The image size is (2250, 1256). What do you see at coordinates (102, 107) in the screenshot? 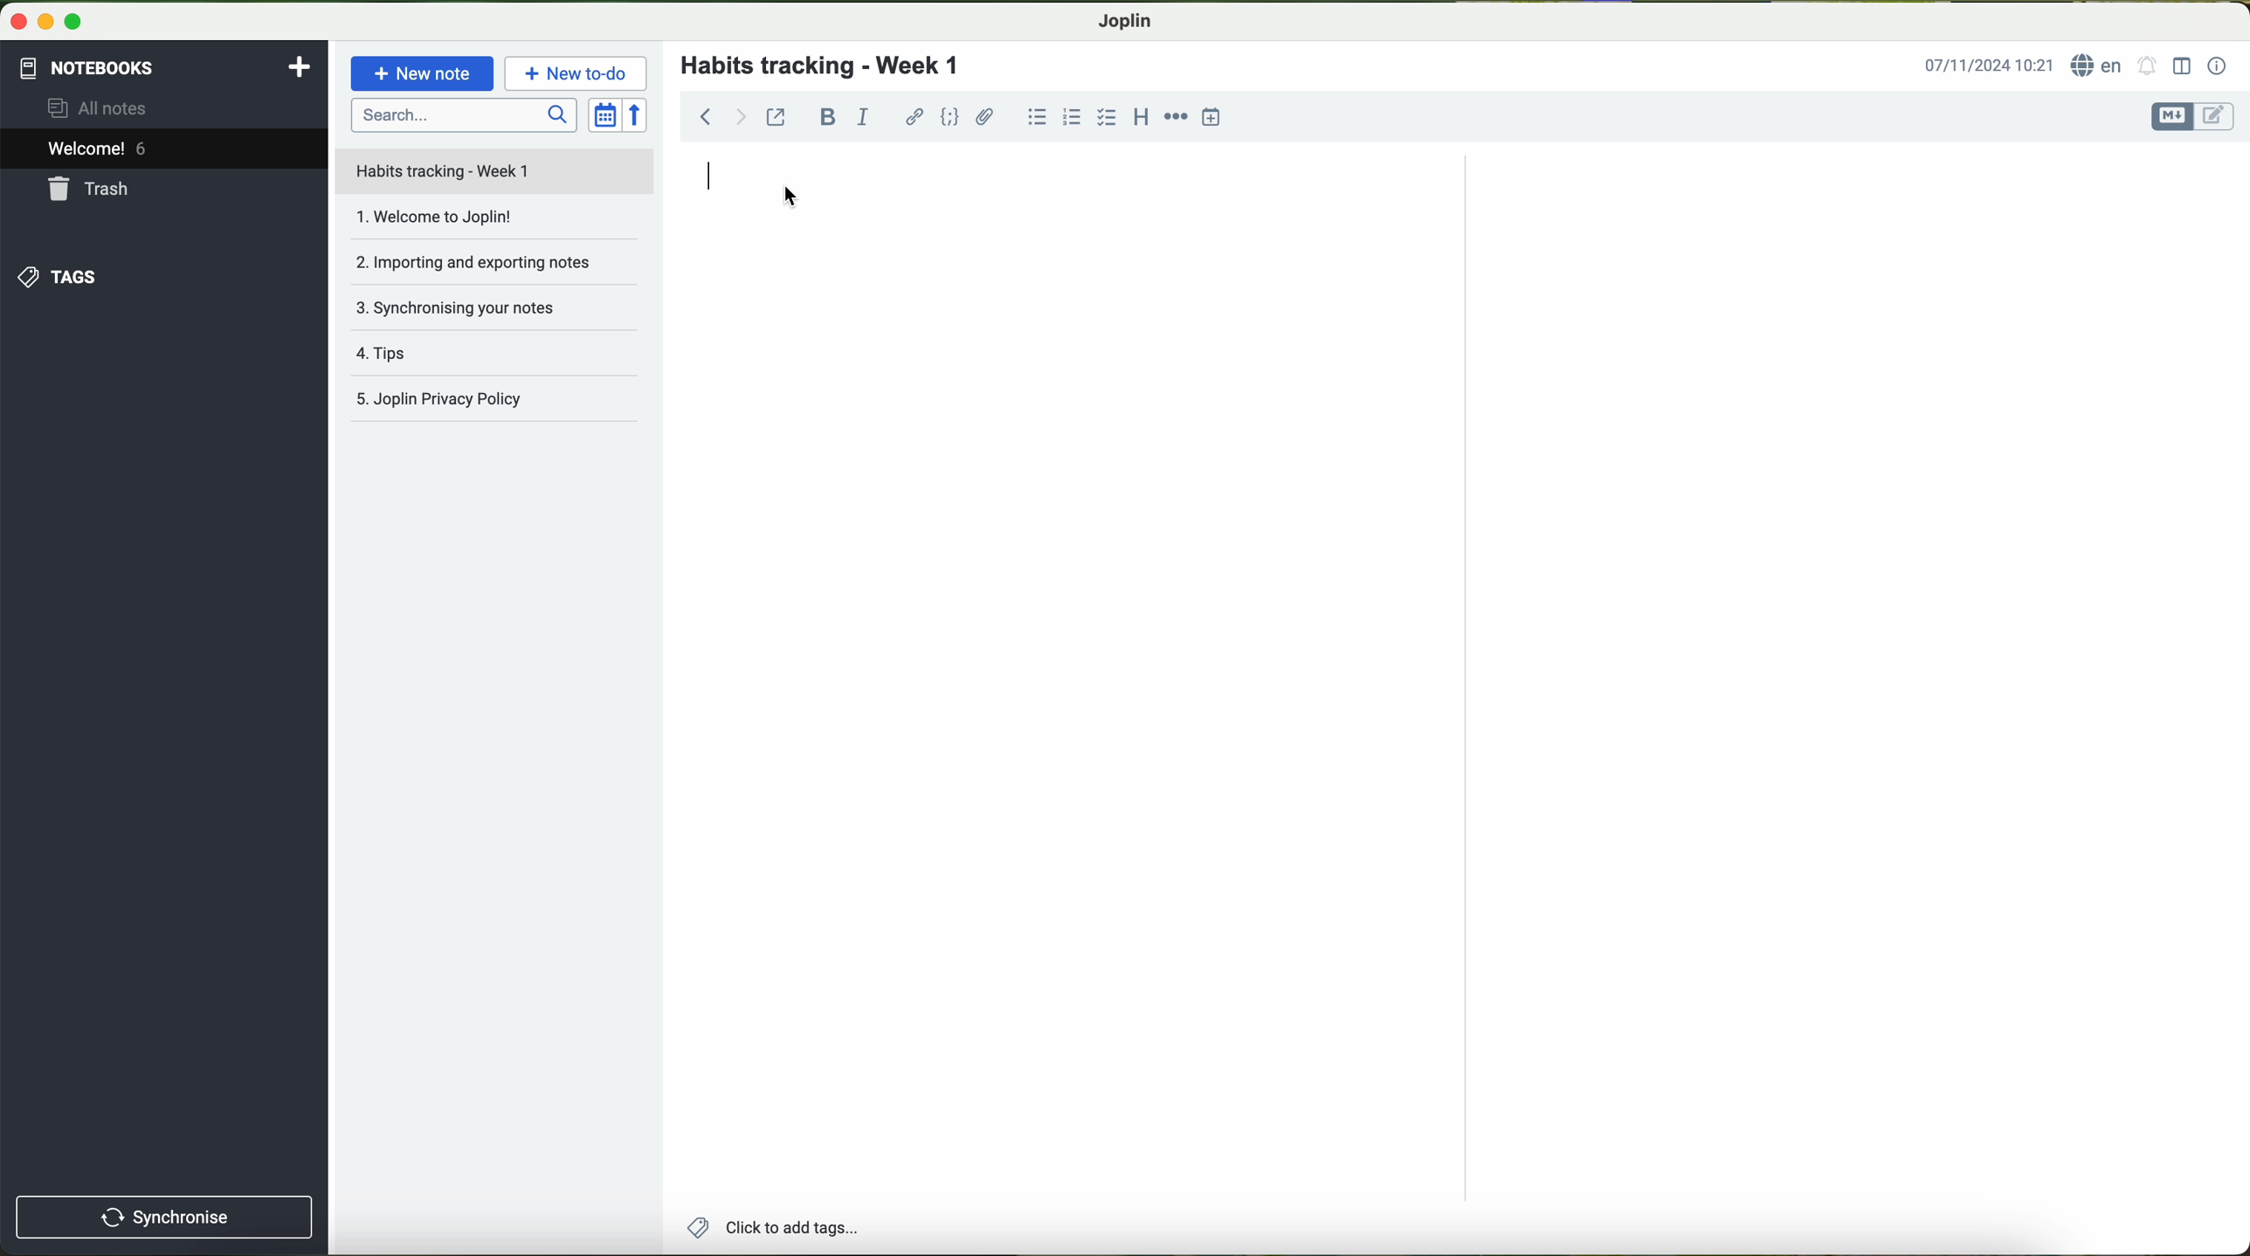
I see `all notes` at bounding box center [102, 107].